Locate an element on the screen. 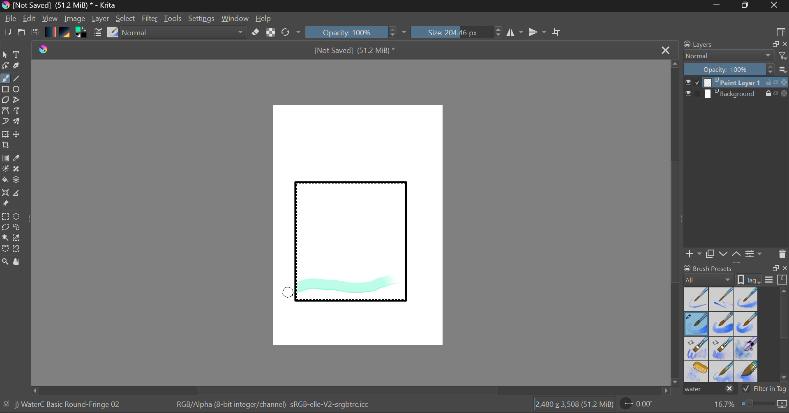  Brush Settings is located at coordinates (97, 33).